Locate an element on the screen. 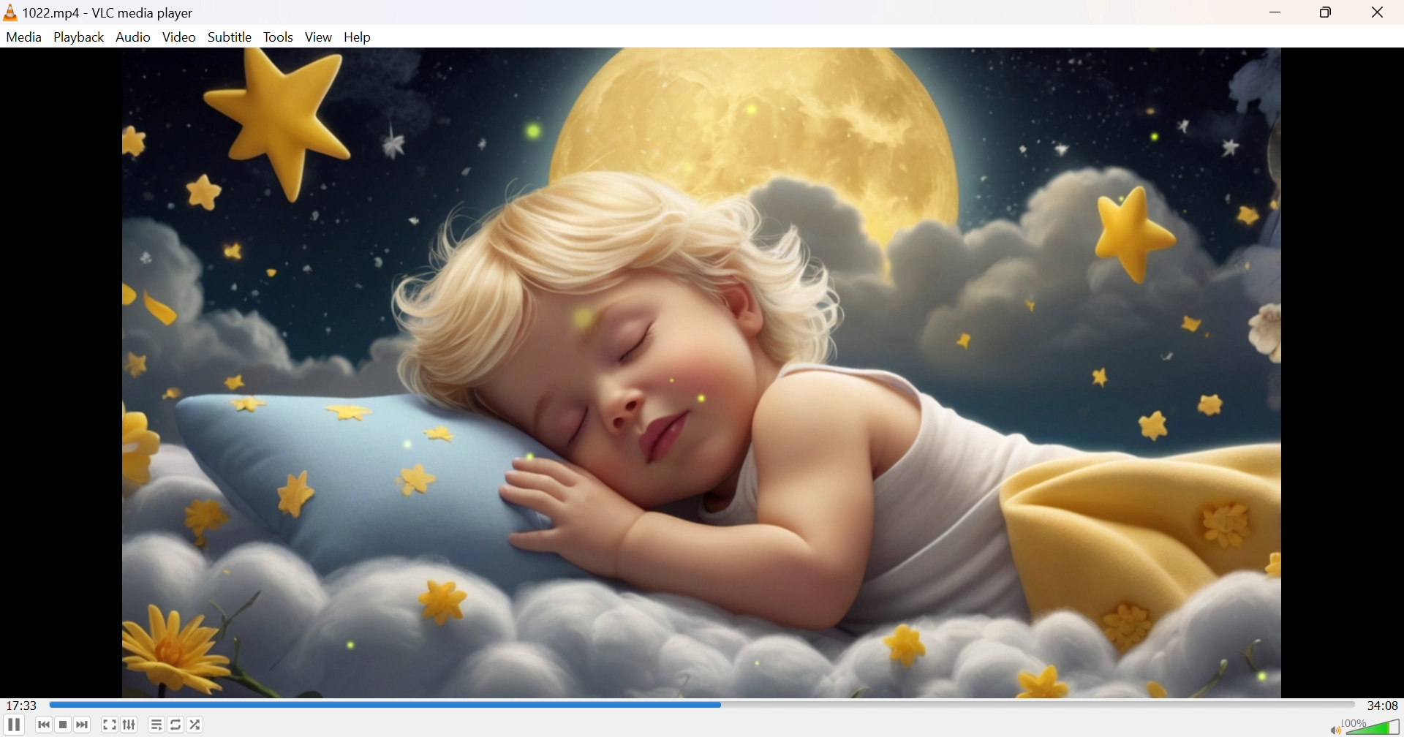 This screenshot has width=1404, height=737. Click to toggle between loop all, loop one and no loop is located at coordinates (176, 725).